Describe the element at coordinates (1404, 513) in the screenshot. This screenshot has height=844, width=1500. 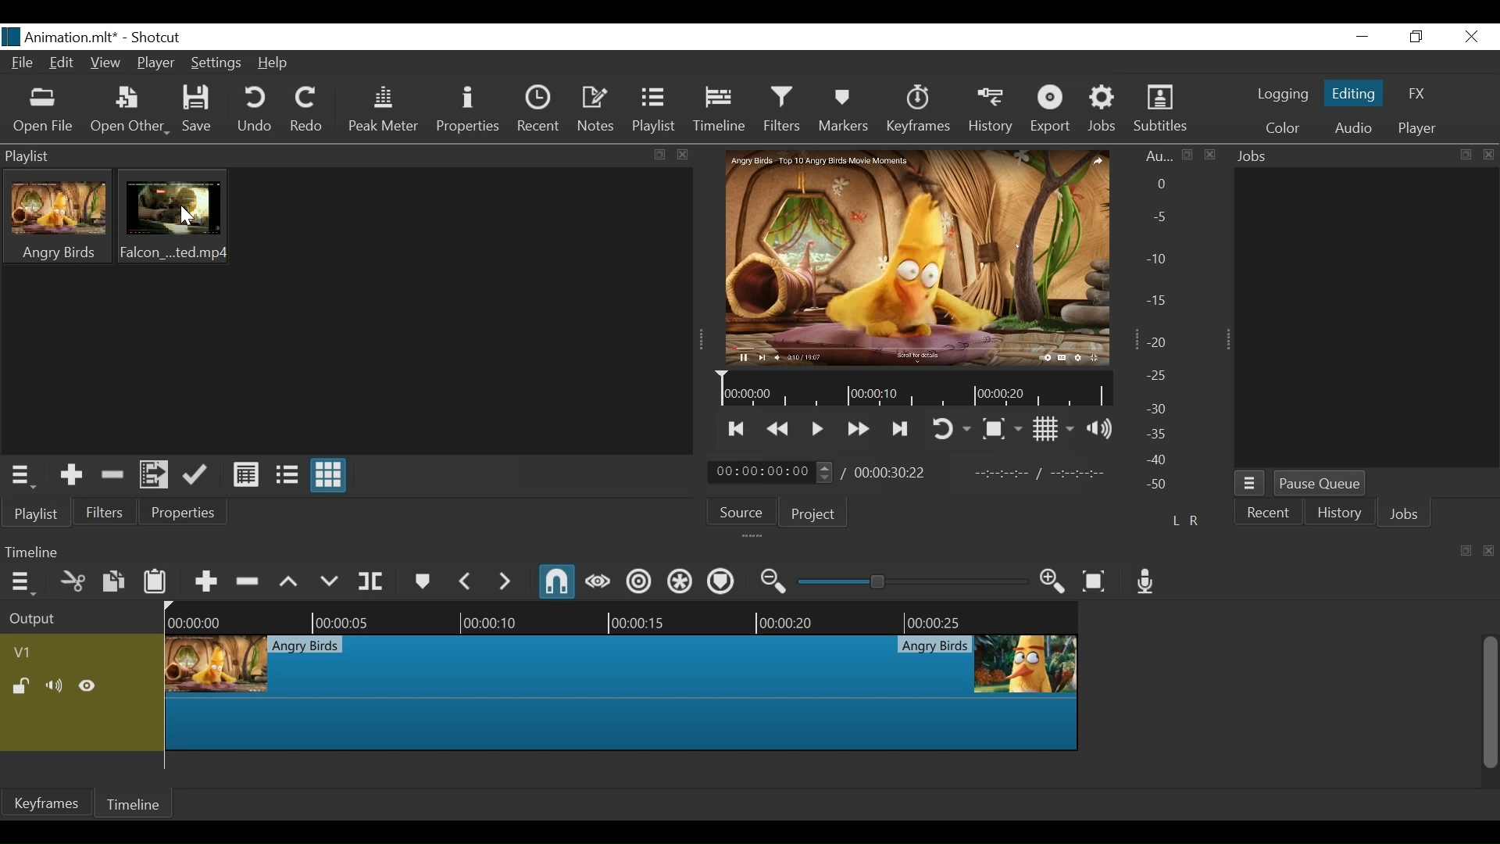
I see `Jobs ` at that location.